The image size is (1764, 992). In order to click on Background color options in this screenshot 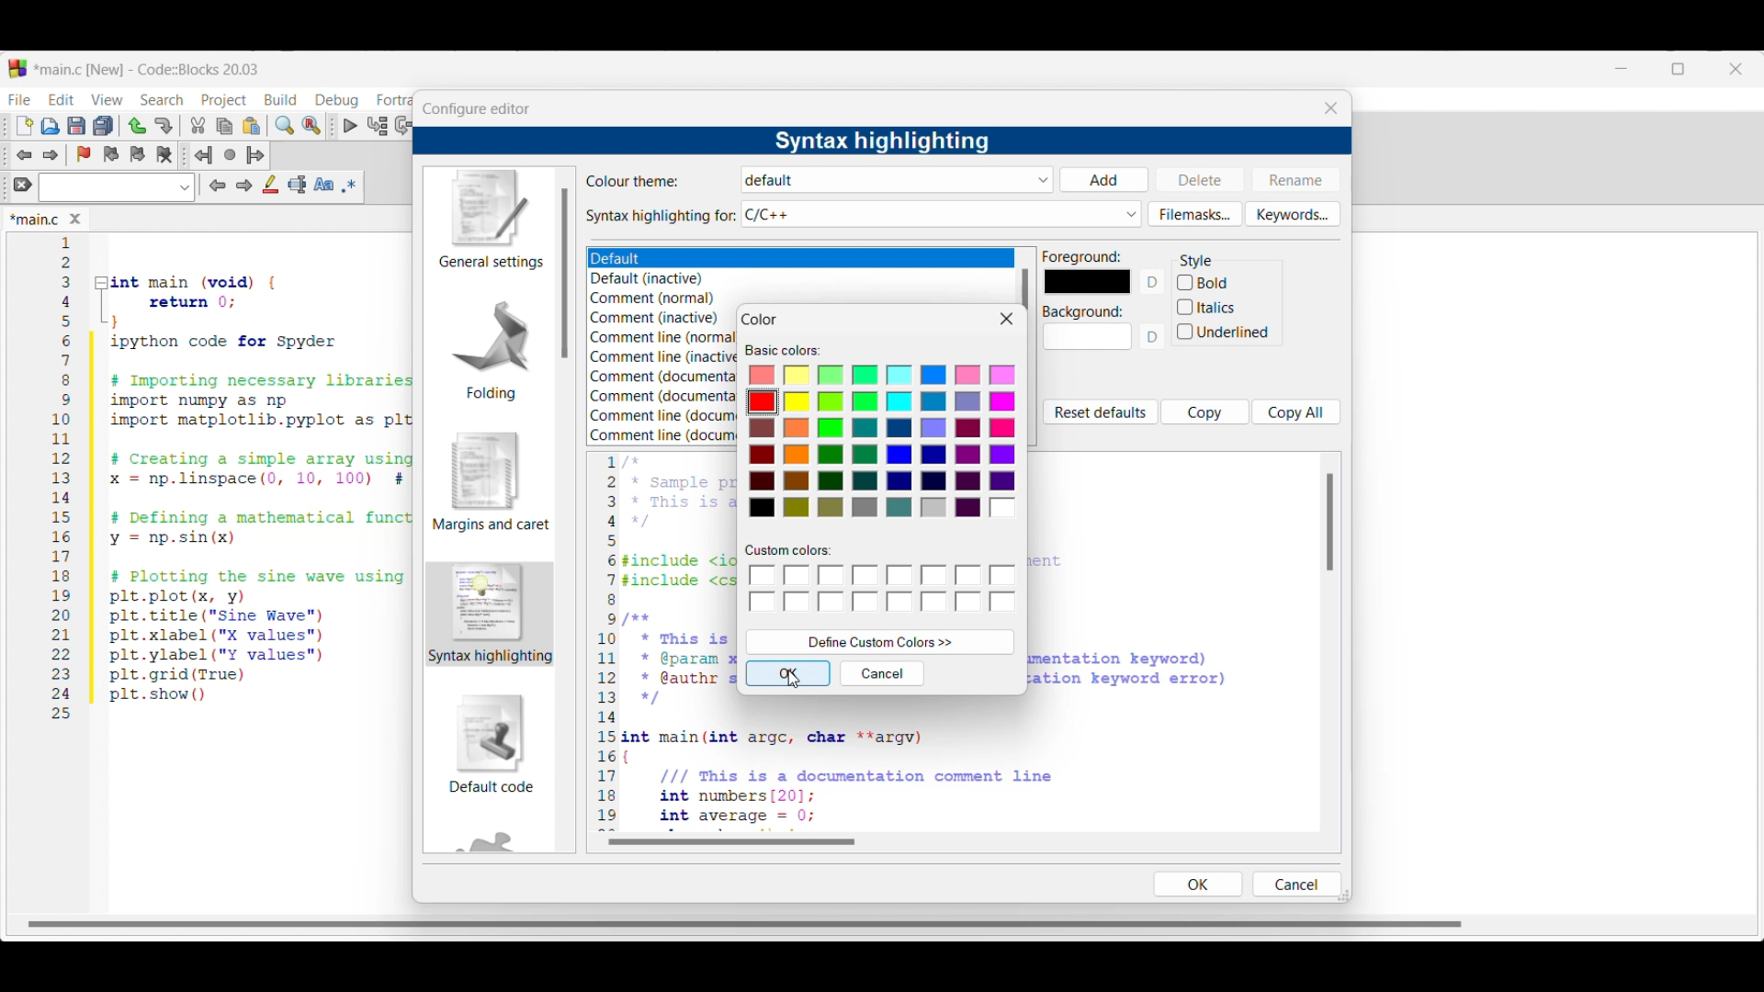, I will do `click(1088, 341)`.